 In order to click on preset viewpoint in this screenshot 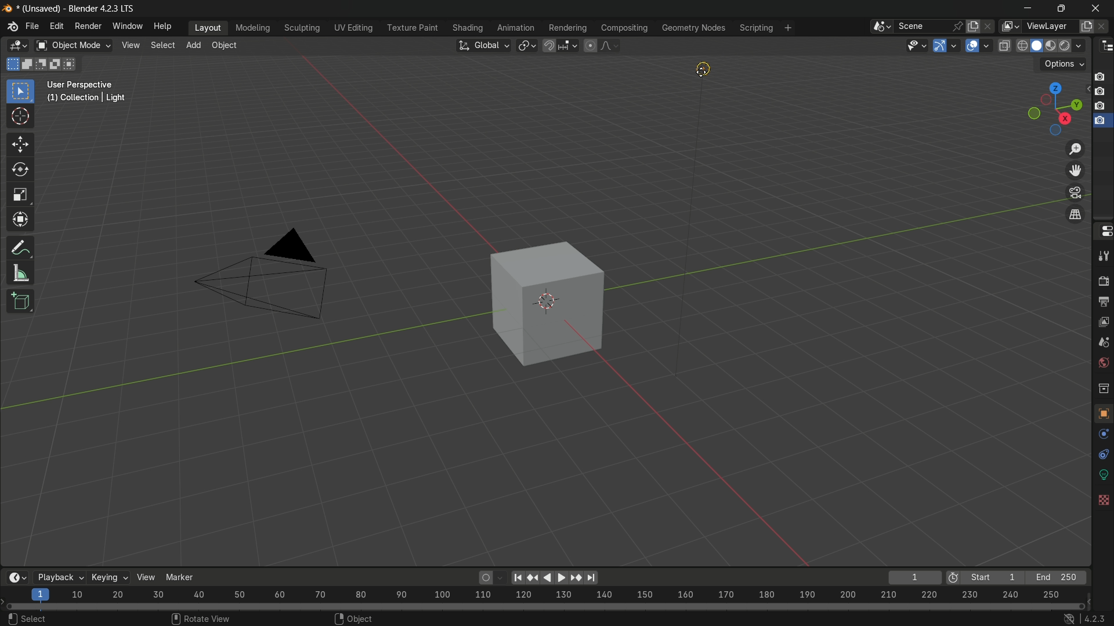, I will do `click(1047, 107)`.